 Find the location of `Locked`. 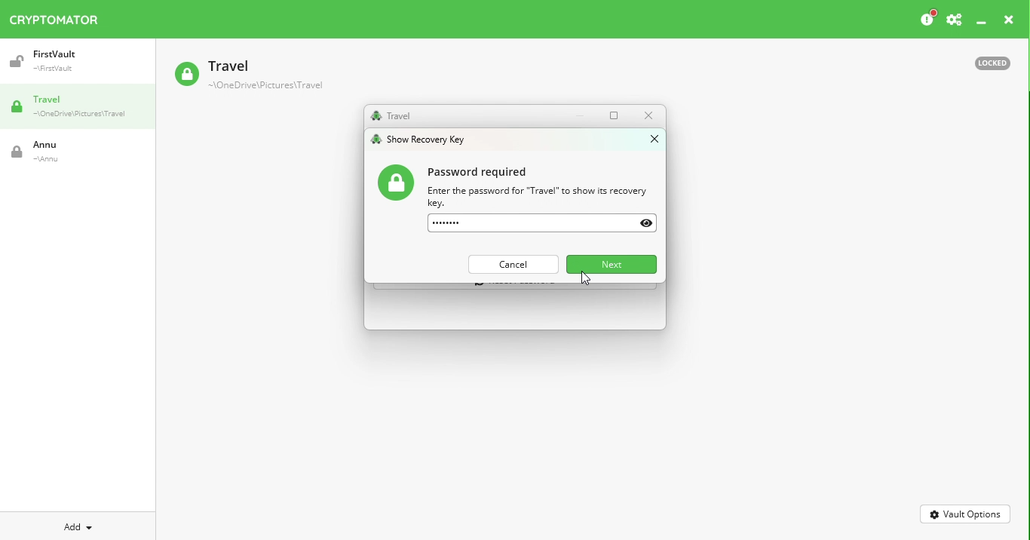

Locked is located at coordinates (986, 62).